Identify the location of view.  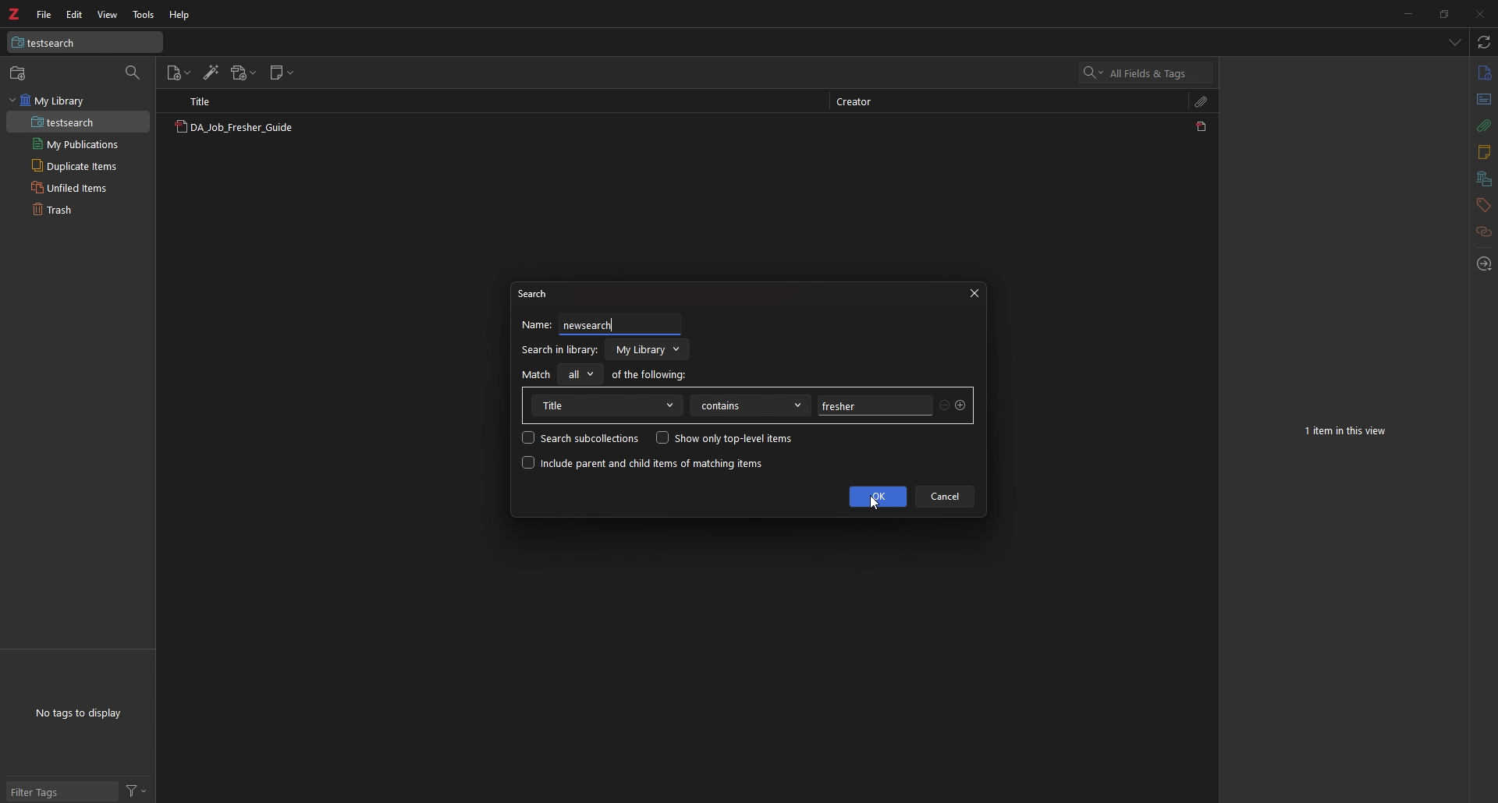
(107, 15).